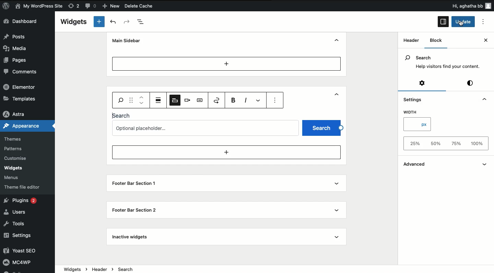  What do you see at coordinates (22, 186) in the screenshot?
I see `Theme file editor` at bounding box center [22, 186].